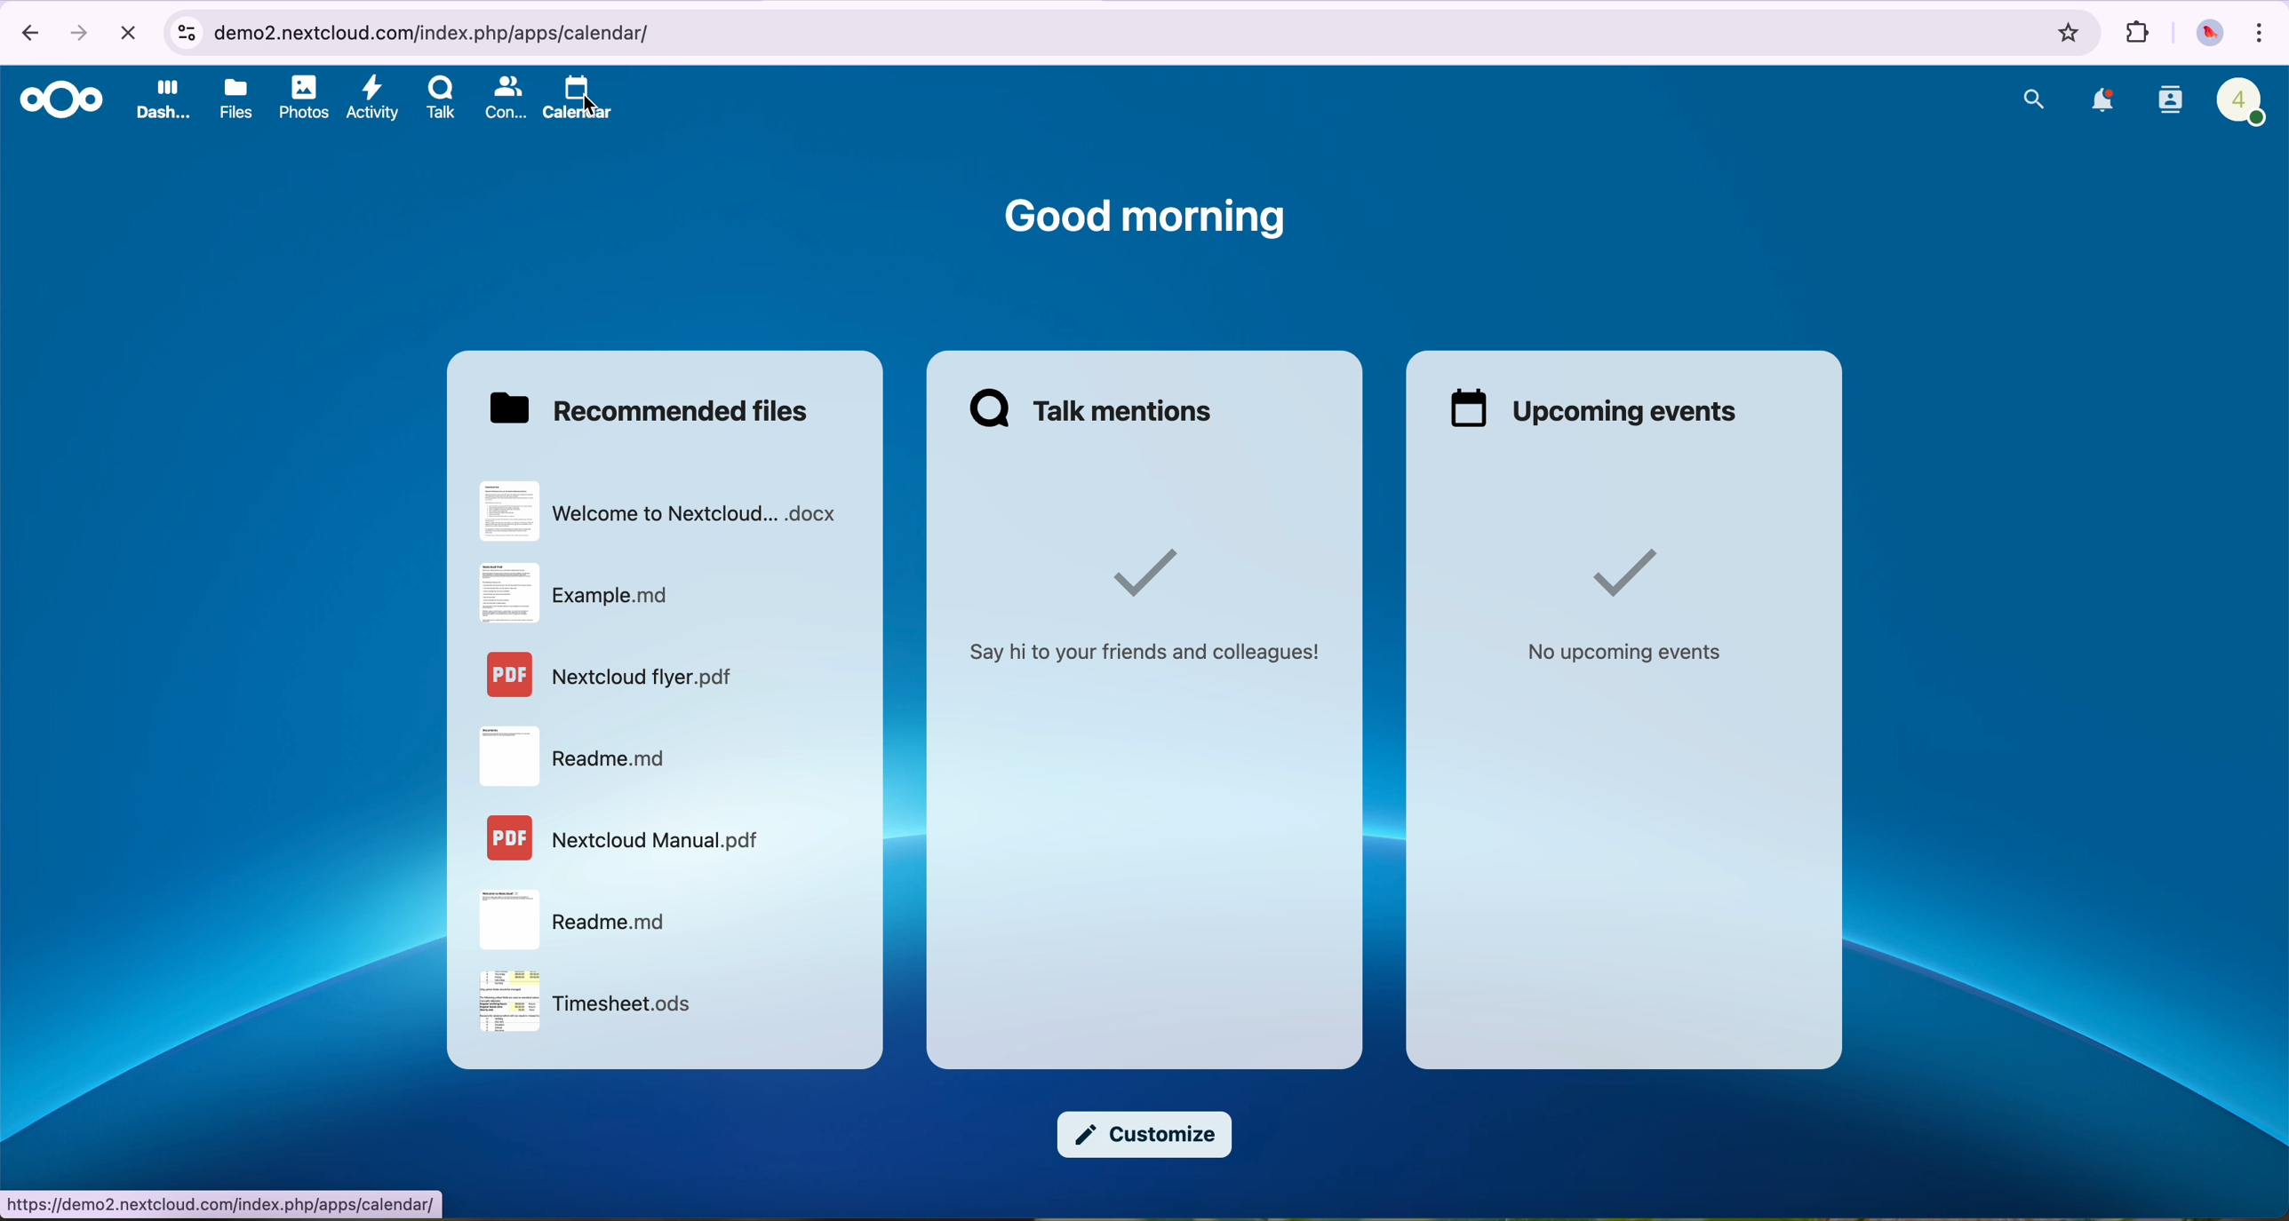 This screenshot has width=2289, height=1221. What do you see at coordinates (650, 409) in the screenshot?
I see `recommended files` at bounding box center [650, 409].